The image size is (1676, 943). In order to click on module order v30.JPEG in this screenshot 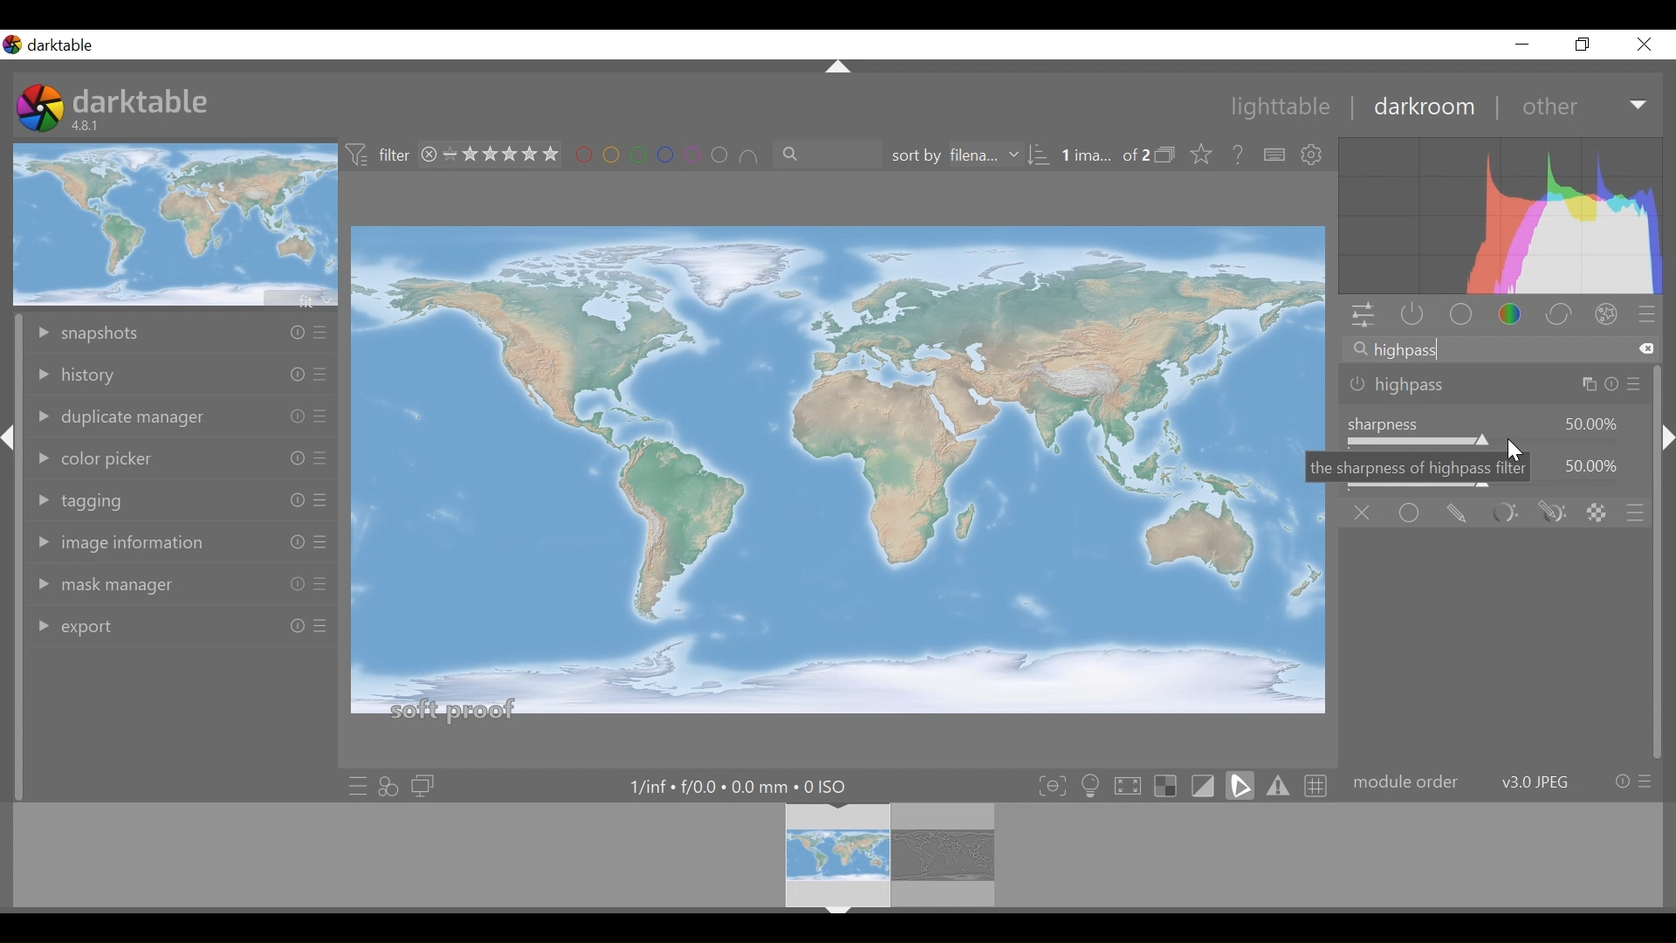, I will do `click(1505, 784)`.